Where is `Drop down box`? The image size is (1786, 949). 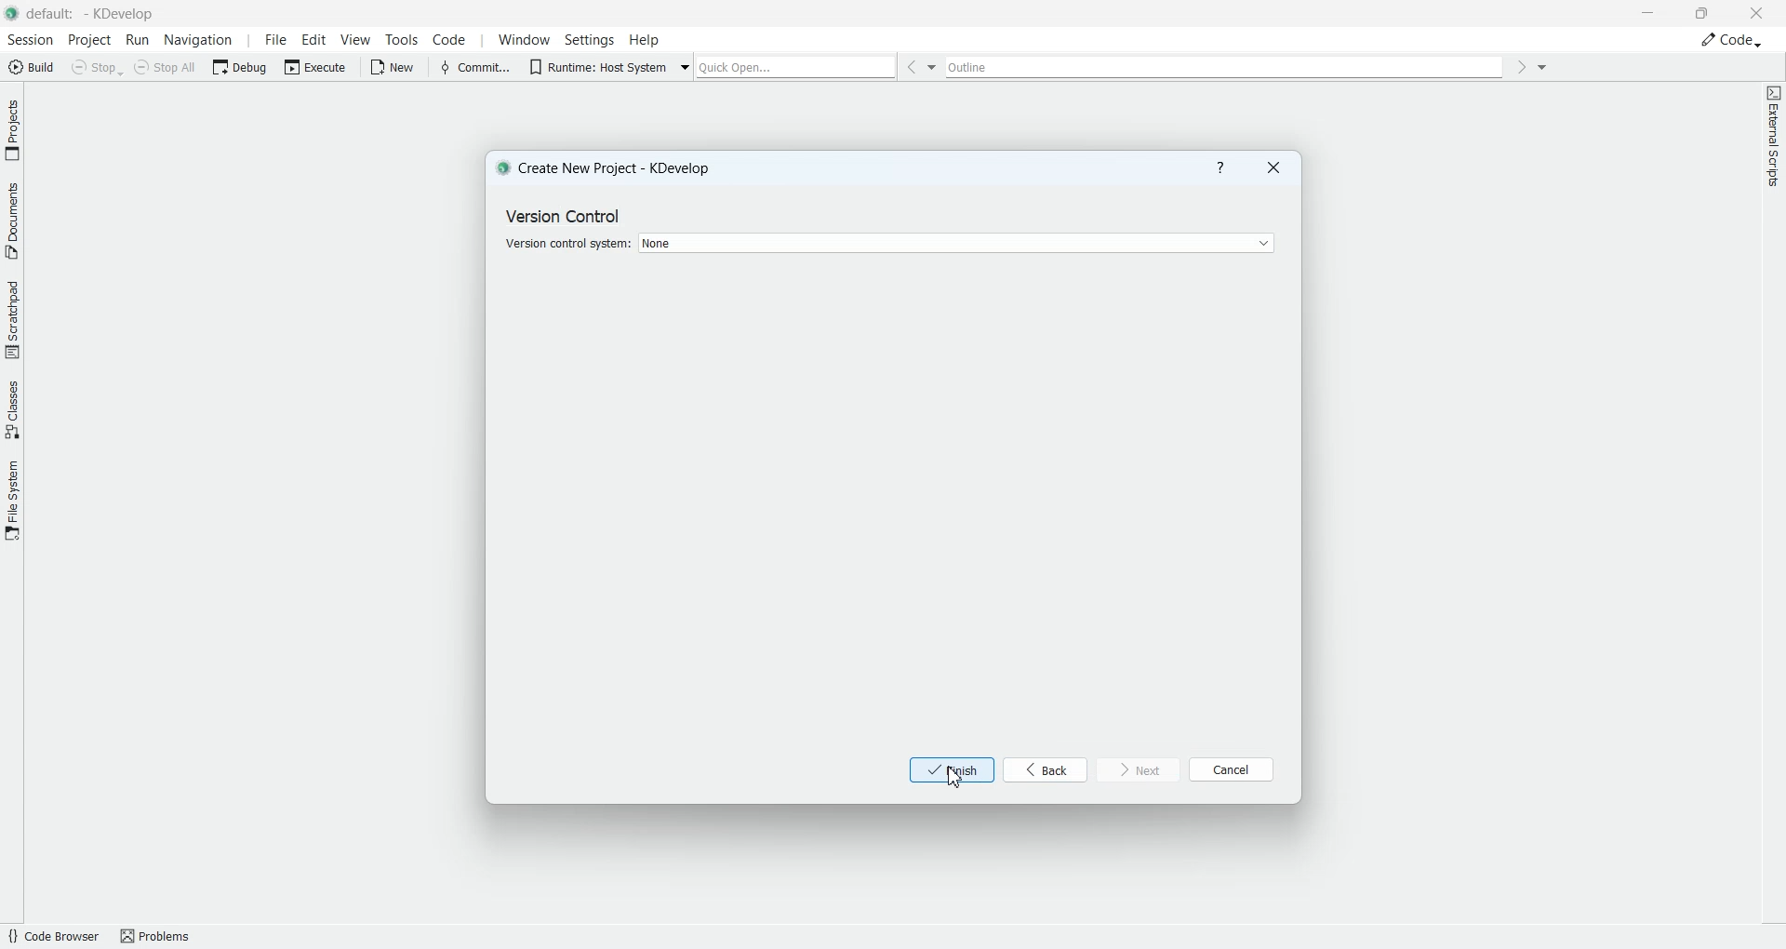
Drop down box is located at coordinates (1260, 244).